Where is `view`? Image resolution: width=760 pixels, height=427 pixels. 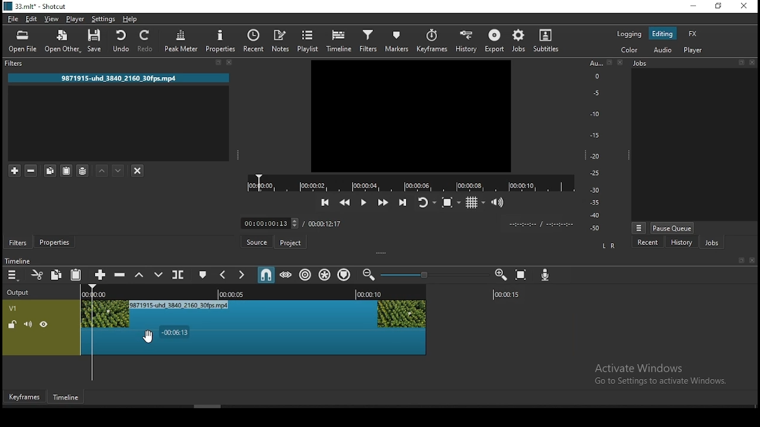 view is located at coordinates (54, 19).